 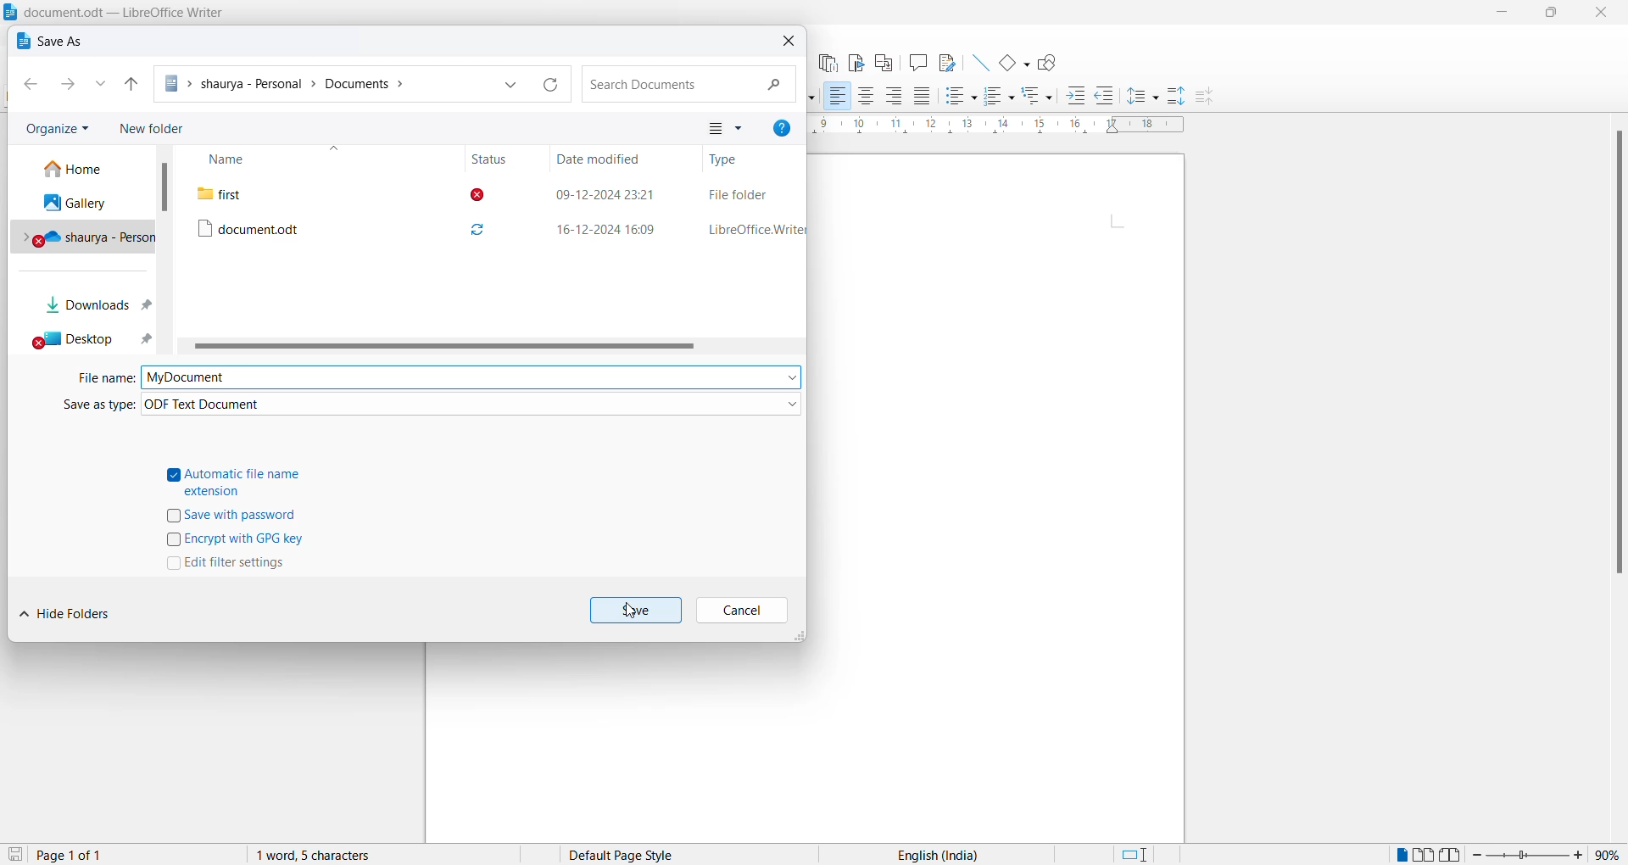 What do you see at coordinates (1528, 855) in the screenshot?
I see `Zoom slider` at bounding box center [1528, 855].